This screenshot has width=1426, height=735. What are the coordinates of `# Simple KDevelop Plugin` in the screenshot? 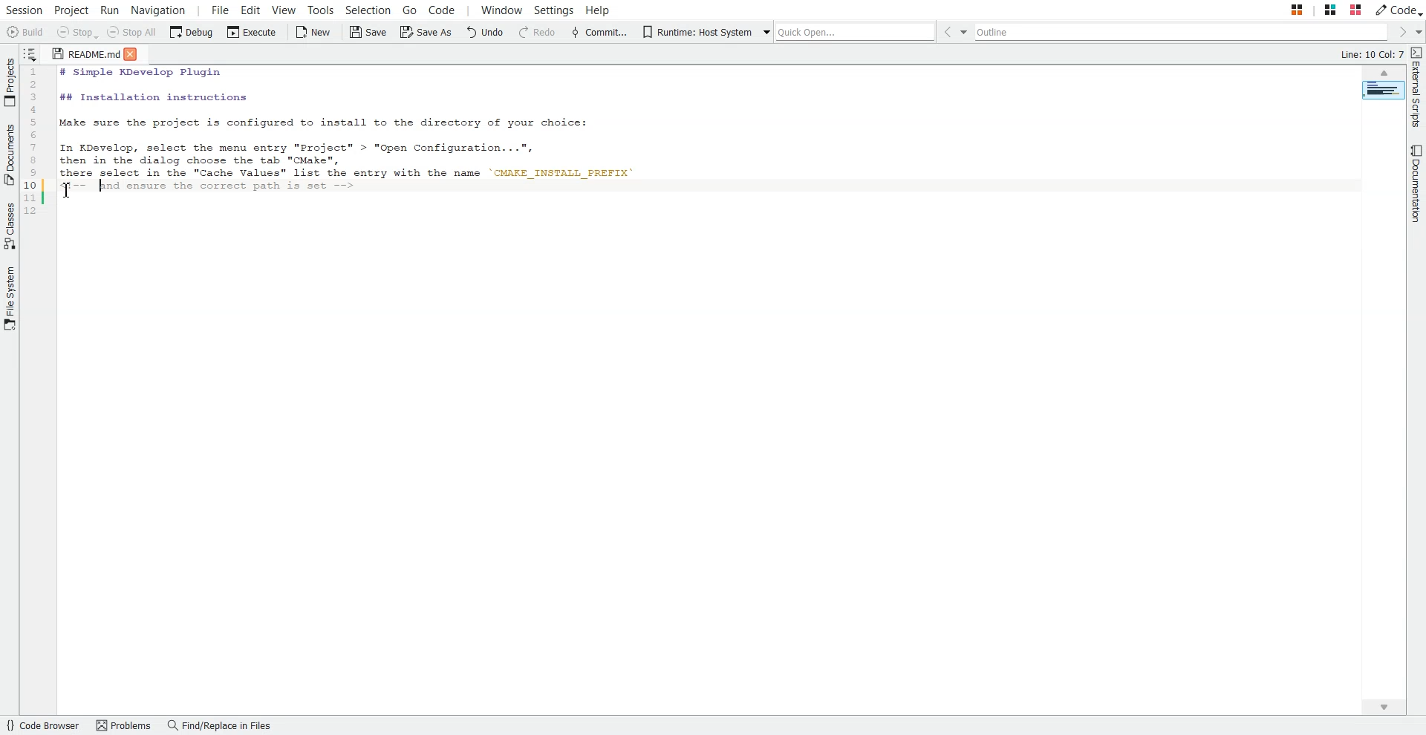 It's located at (137, 73).